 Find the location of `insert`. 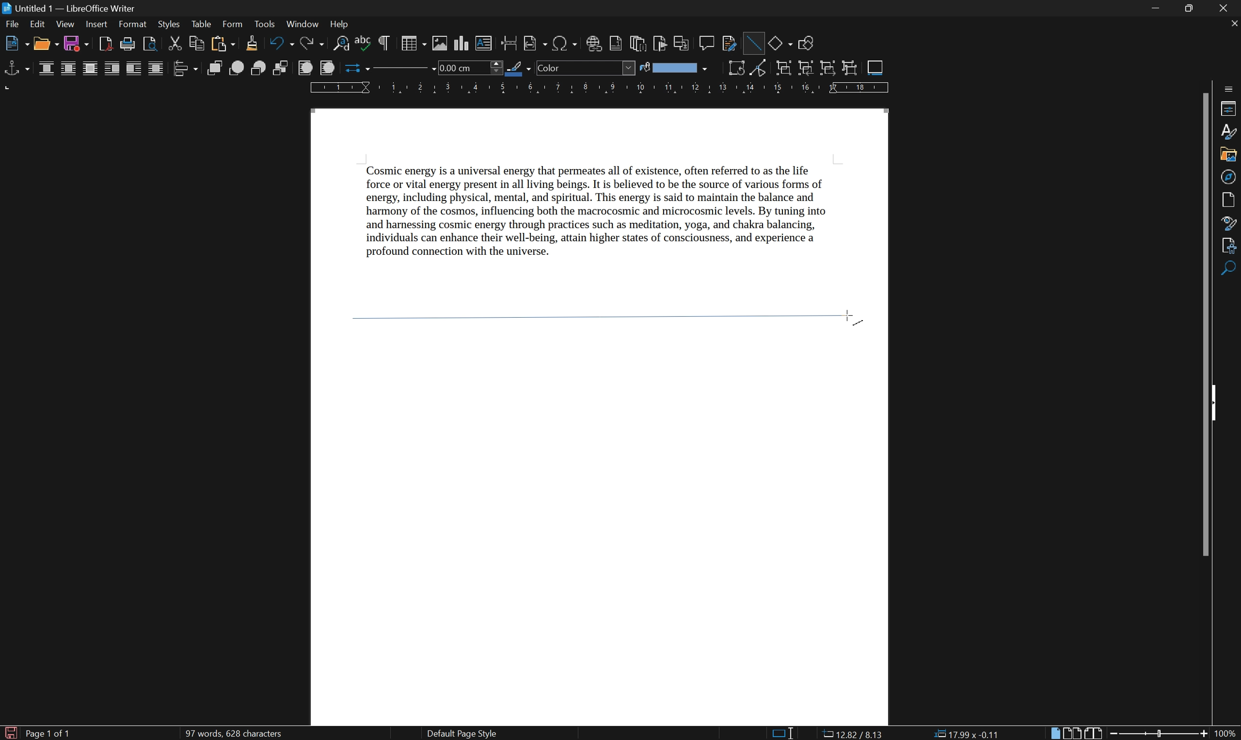

insert is located at coordinates (96, 25).